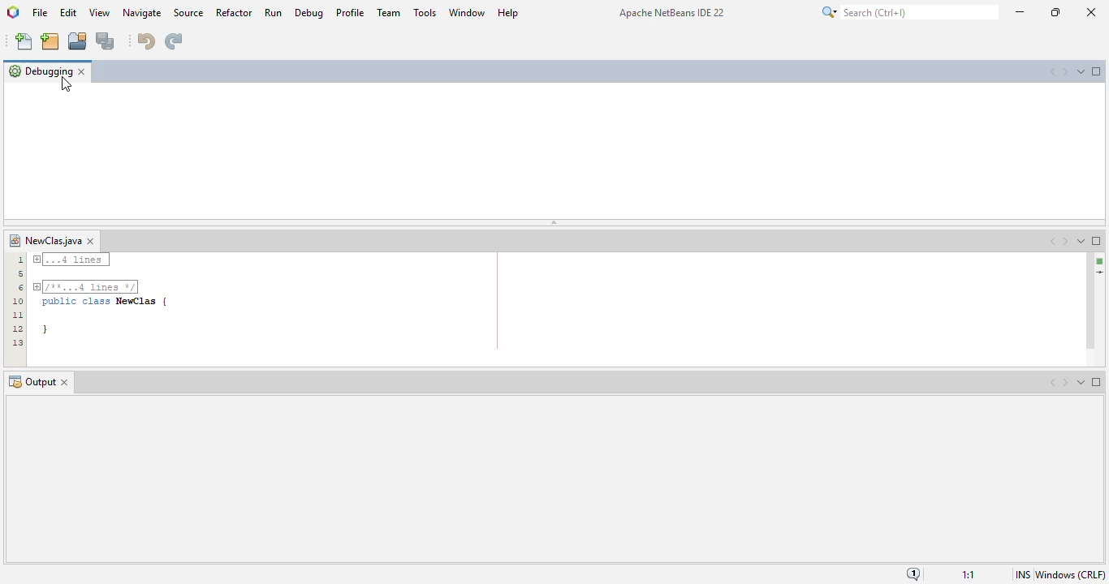 The image size is (1109, 584). What do you see at coordinates (554, 149) in the screenshot?
I see `debugging window` at bounding box center [554, 149].